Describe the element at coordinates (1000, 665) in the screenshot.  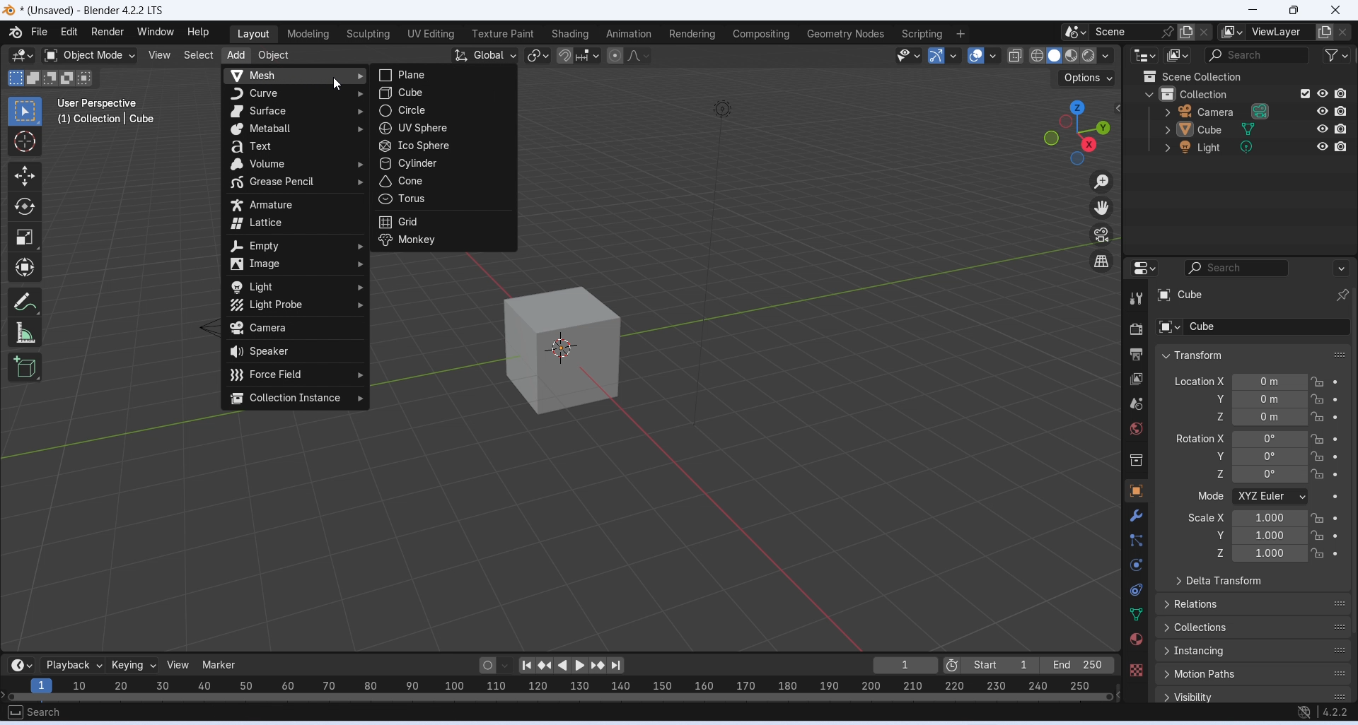
I see `Start 1` at that location.